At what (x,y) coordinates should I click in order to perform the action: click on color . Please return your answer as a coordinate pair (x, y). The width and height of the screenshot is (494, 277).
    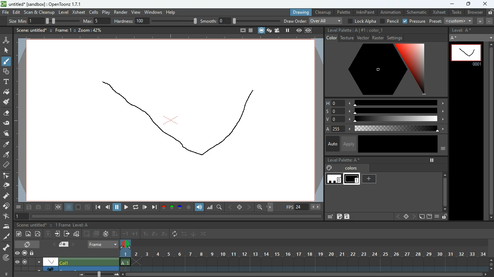
    Looking at the image, I should click on (397, 144).